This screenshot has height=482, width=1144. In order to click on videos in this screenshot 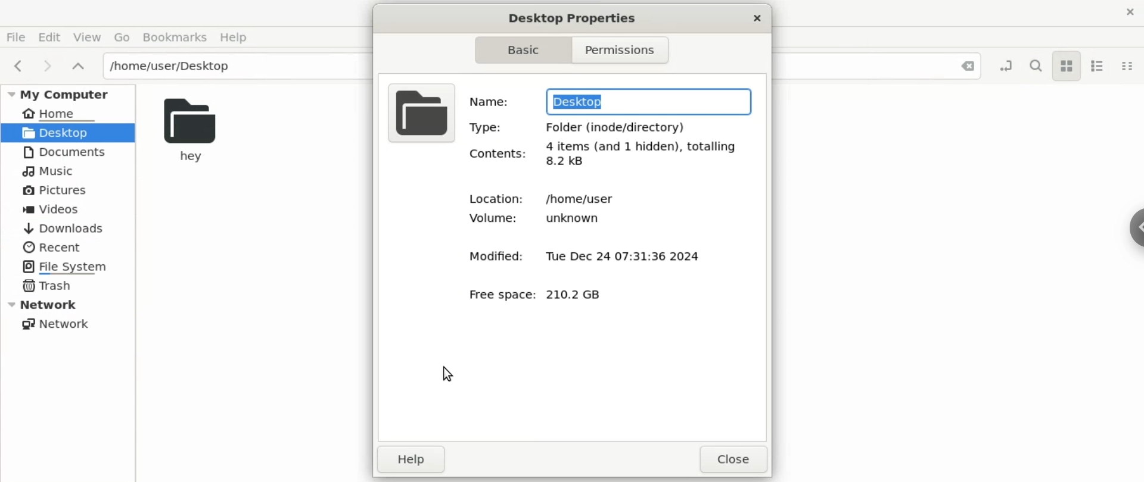, I will do `click(60, 209)`.